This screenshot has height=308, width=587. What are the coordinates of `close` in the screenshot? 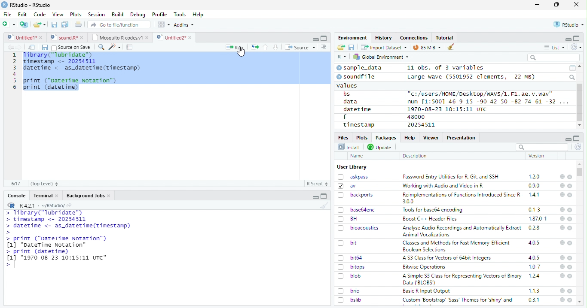 It's located at (570, 195).